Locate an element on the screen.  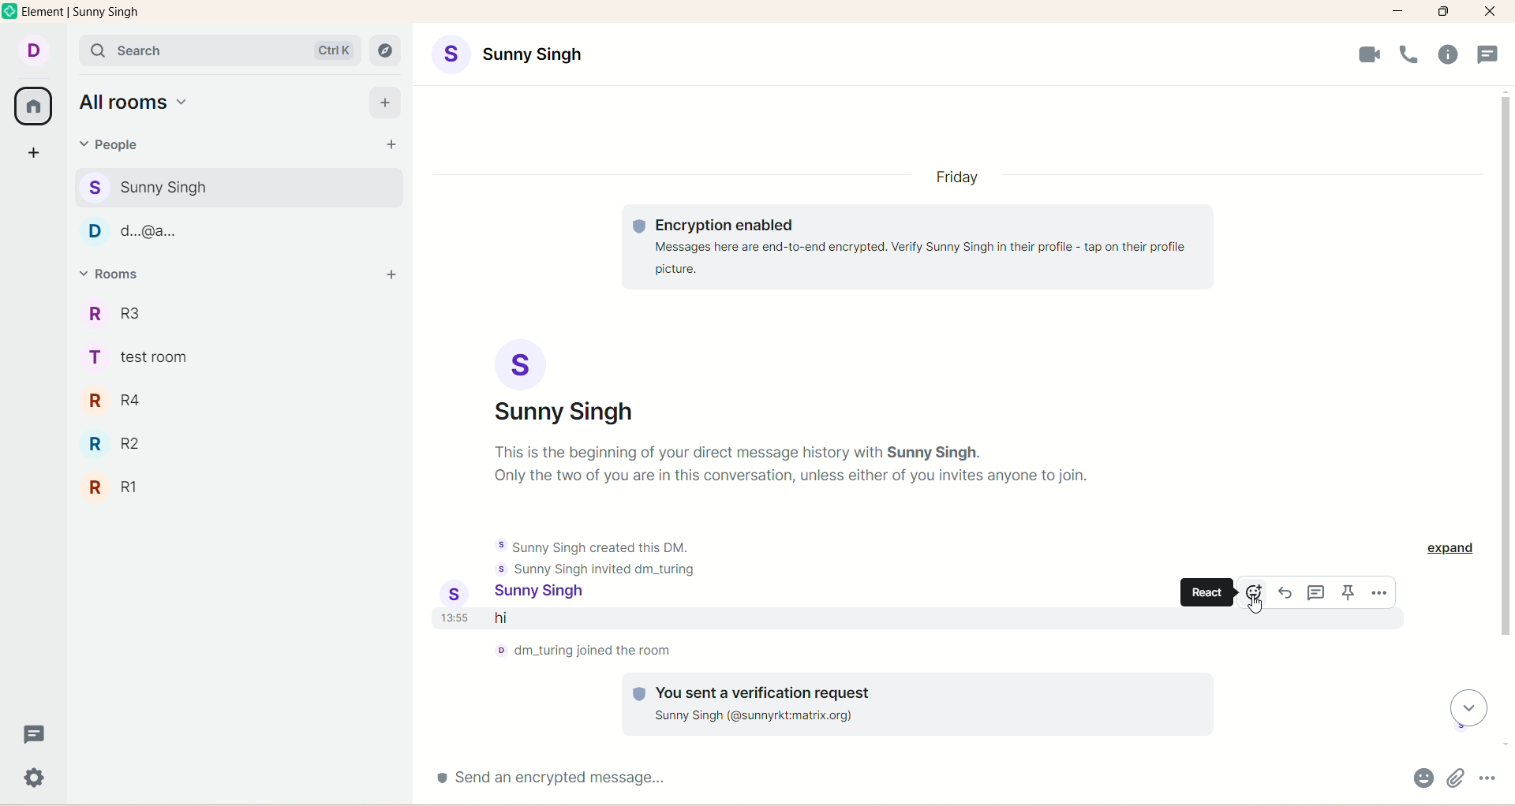
explore rooms is located at coordinates (385, 50).